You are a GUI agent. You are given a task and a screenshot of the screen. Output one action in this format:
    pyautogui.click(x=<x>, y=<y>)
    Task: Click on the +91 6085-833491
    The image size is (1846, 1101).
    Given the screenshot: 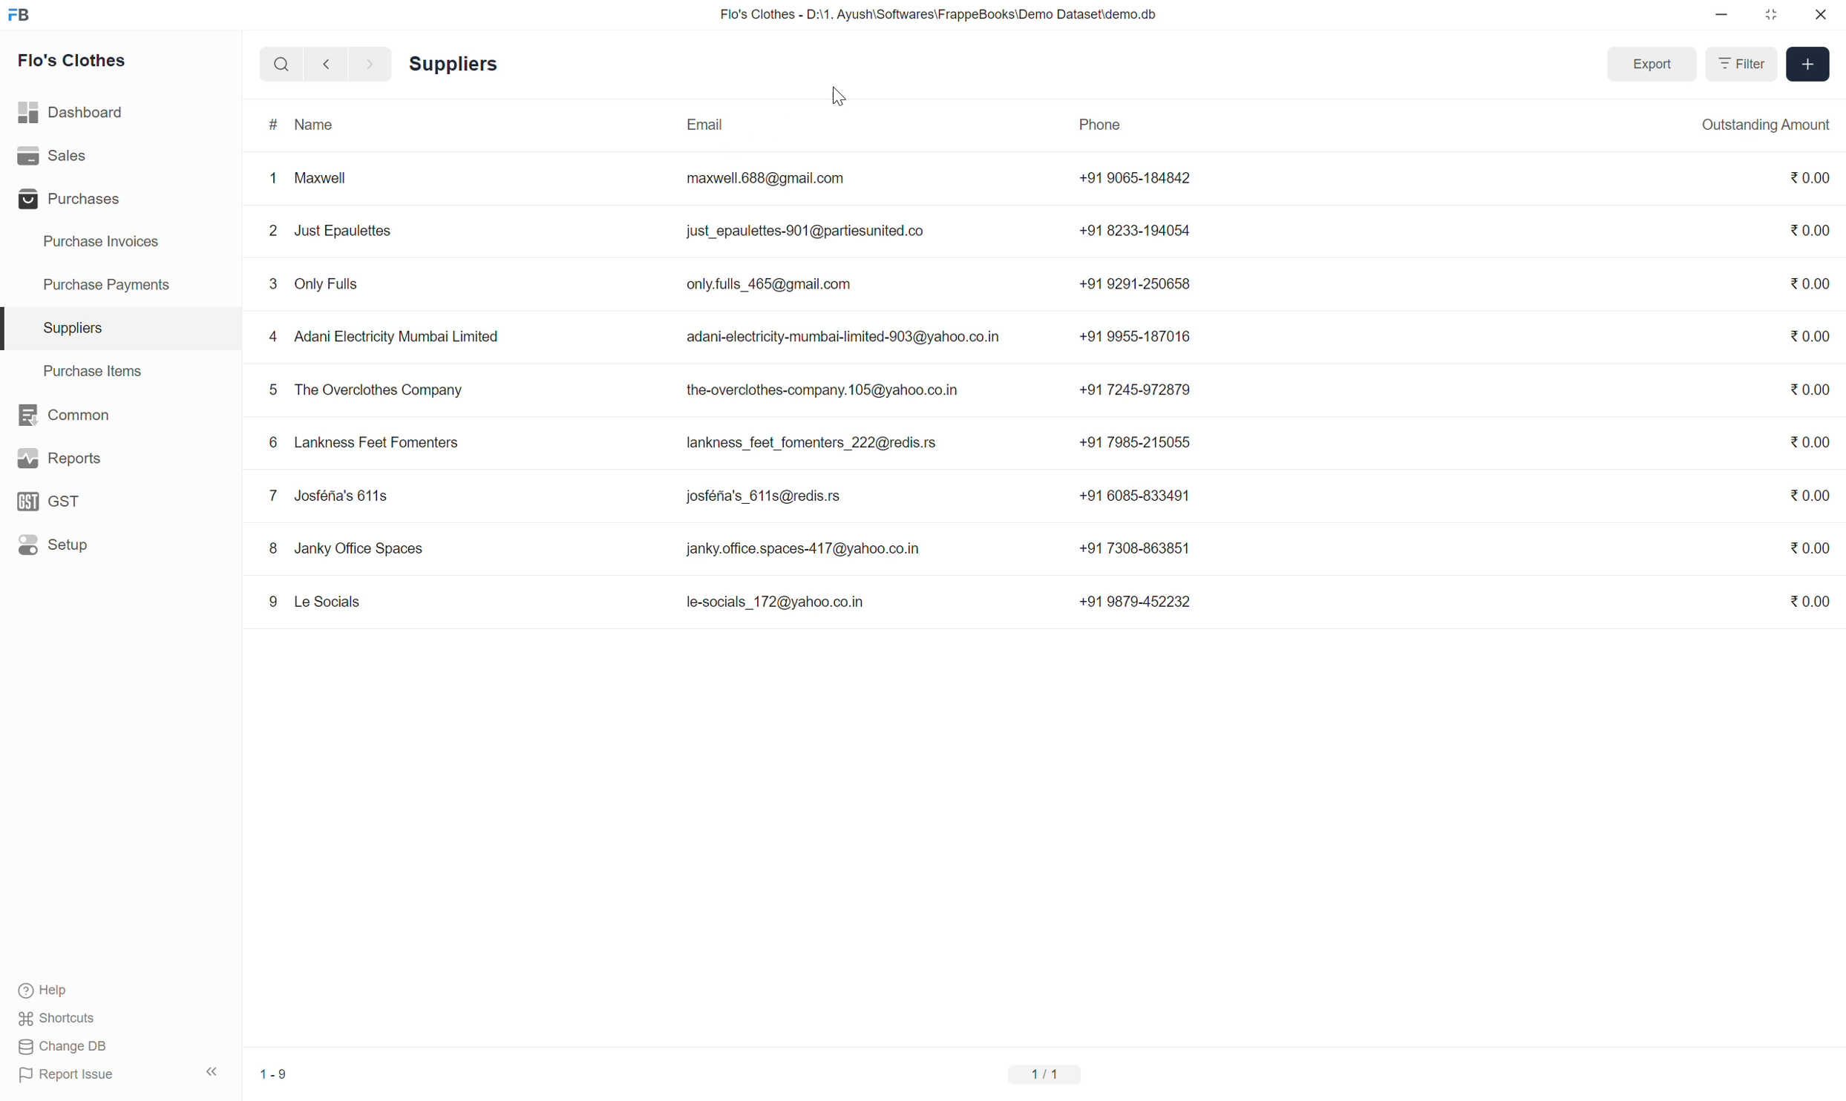 What is the action you would take?
    pyautogui.click(x=1134, y=495)
    